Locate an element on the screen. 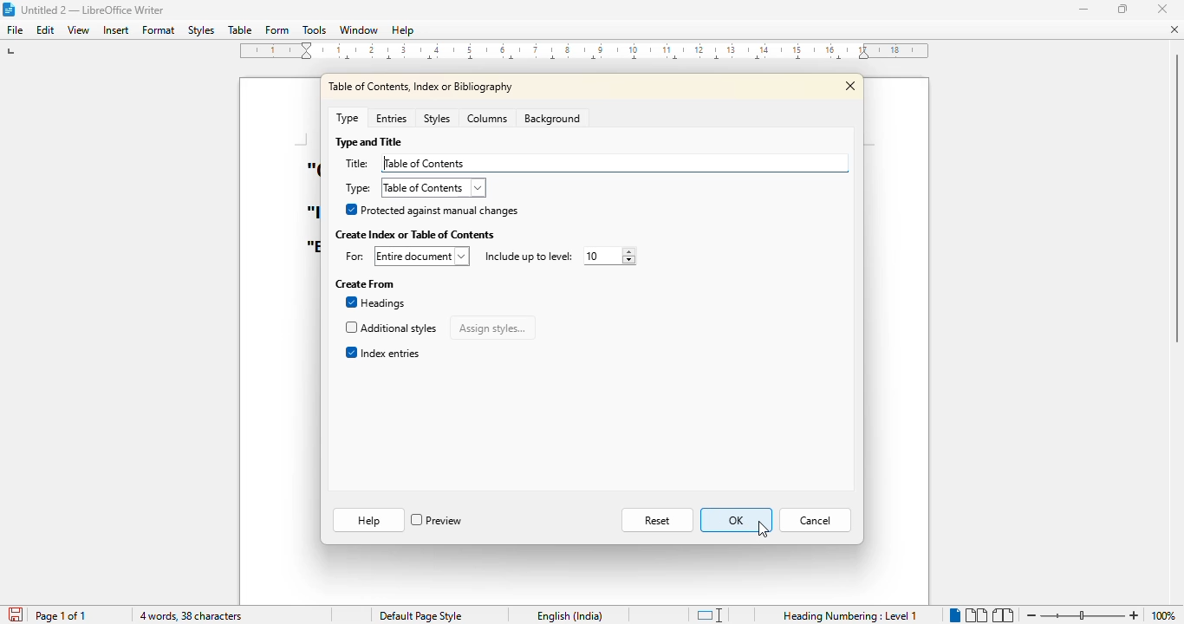  close is located at coordinates (1161, 8).